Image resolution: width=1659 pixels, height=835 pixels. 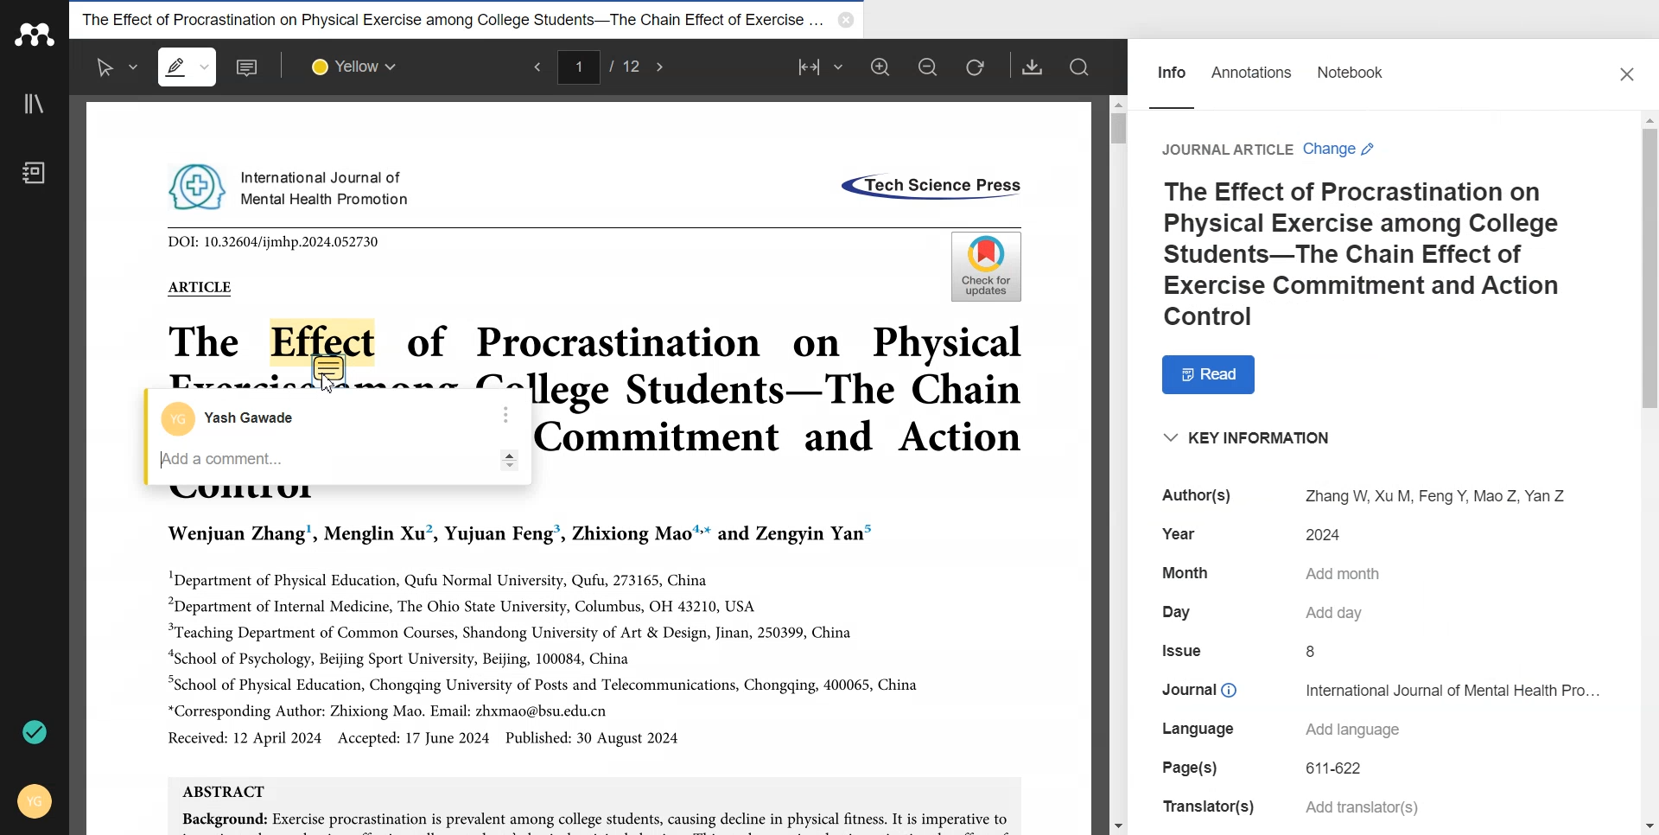 I want to click on Page(s) 611-622, so click(x=1269, y=768).